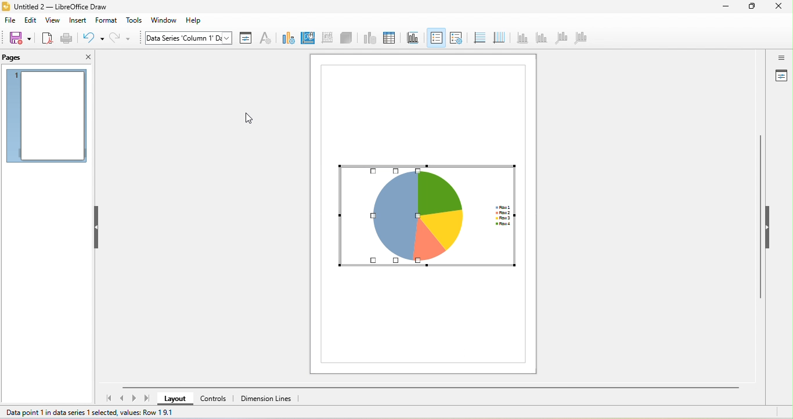  I want to click on horizontal grid, so click(478, 38).